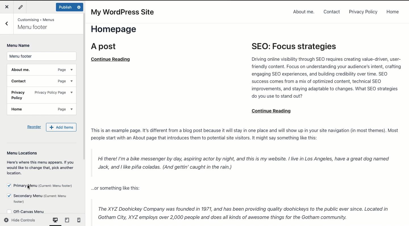 The height and width of the screenshot is (226, 409). I want to click on Back, so click(7, 23).